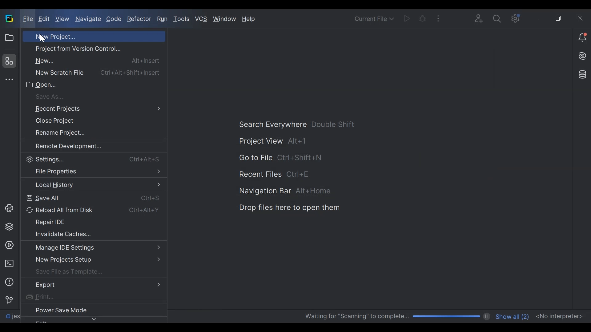 This screenshot has height=332, width=591. What do you see at coordinates (582, 56) in the screenshot?
I see `AI Assistant` at bounding box center [582, 56].